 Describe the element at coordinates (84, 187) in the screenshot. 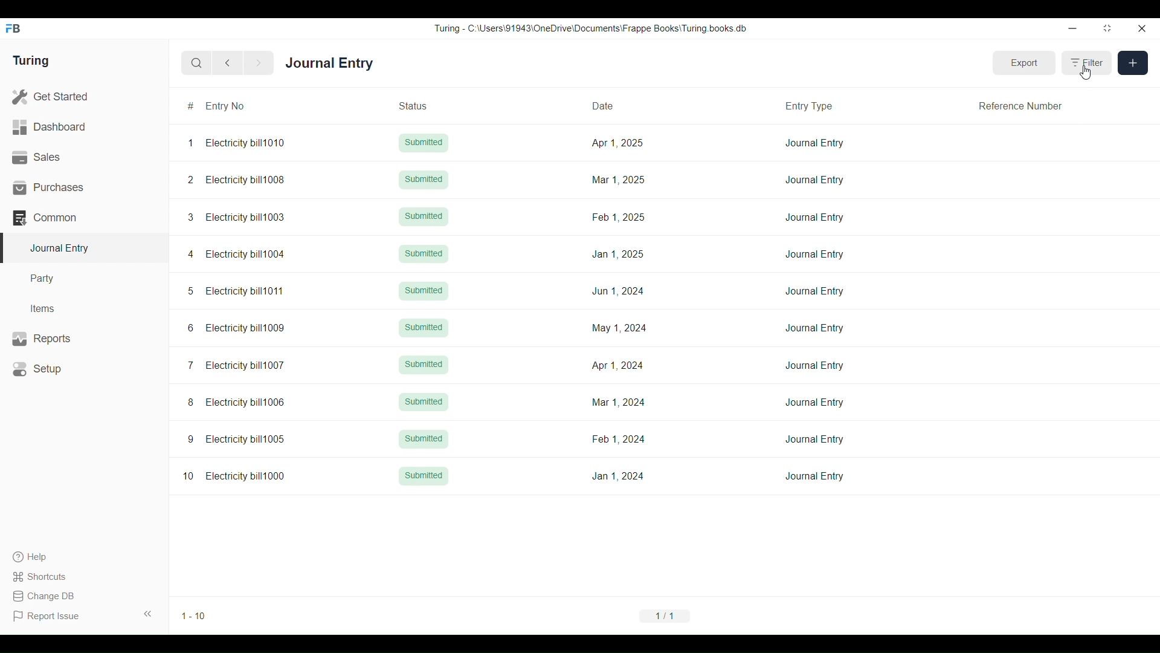

I see `Purchases` at that location.